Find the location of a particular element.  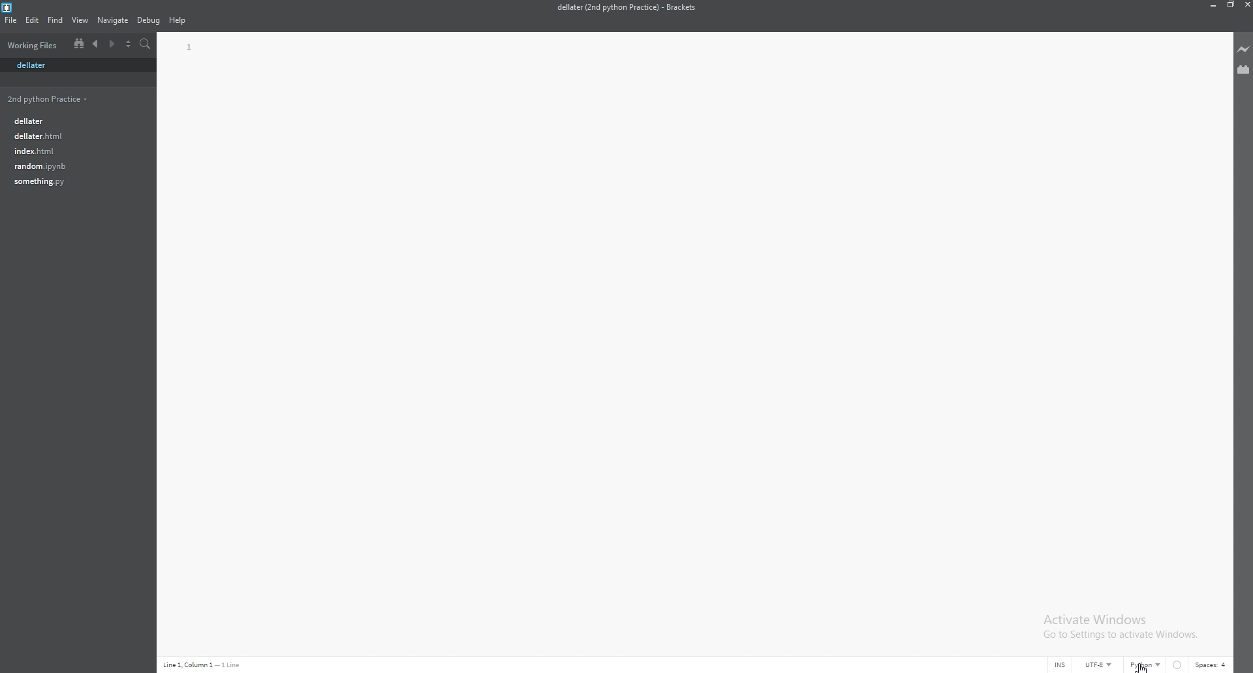

next is located at coordinates (111, 44).